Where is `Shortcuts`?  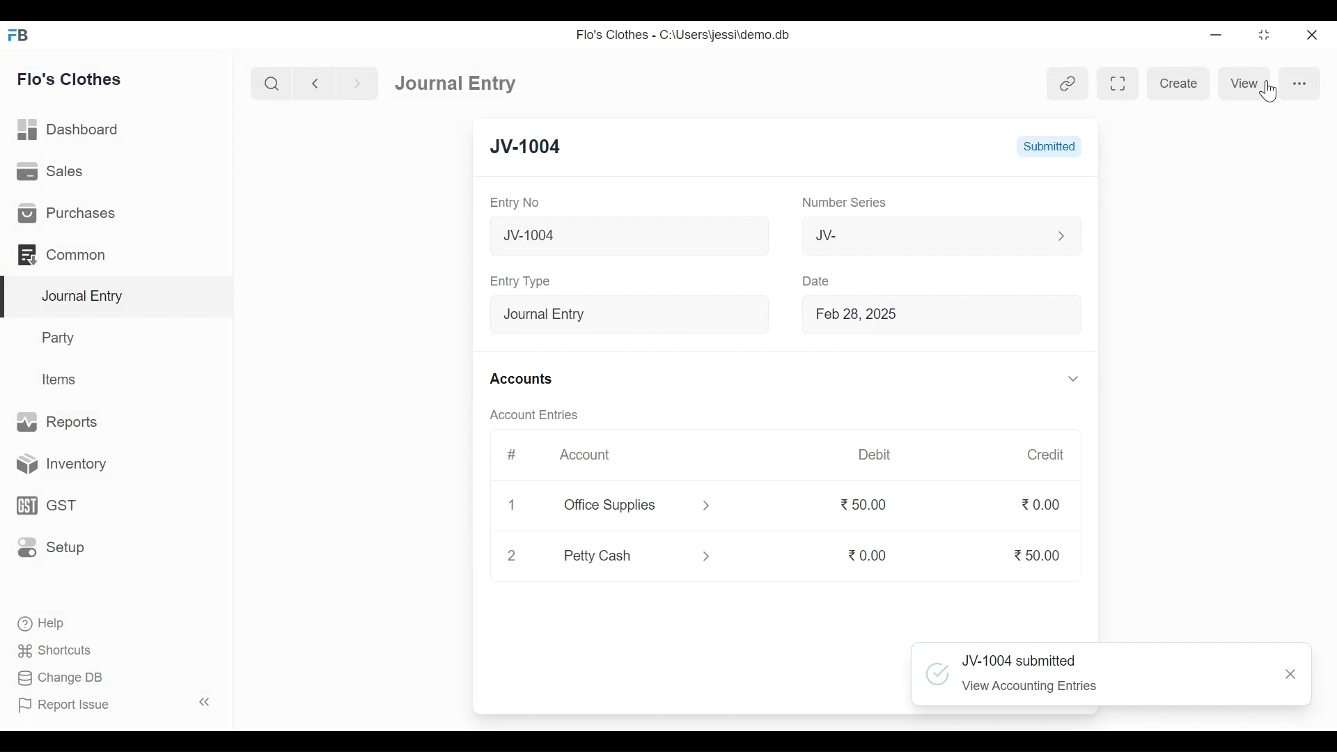 Shortcuts is located at coordinates (63, 648).